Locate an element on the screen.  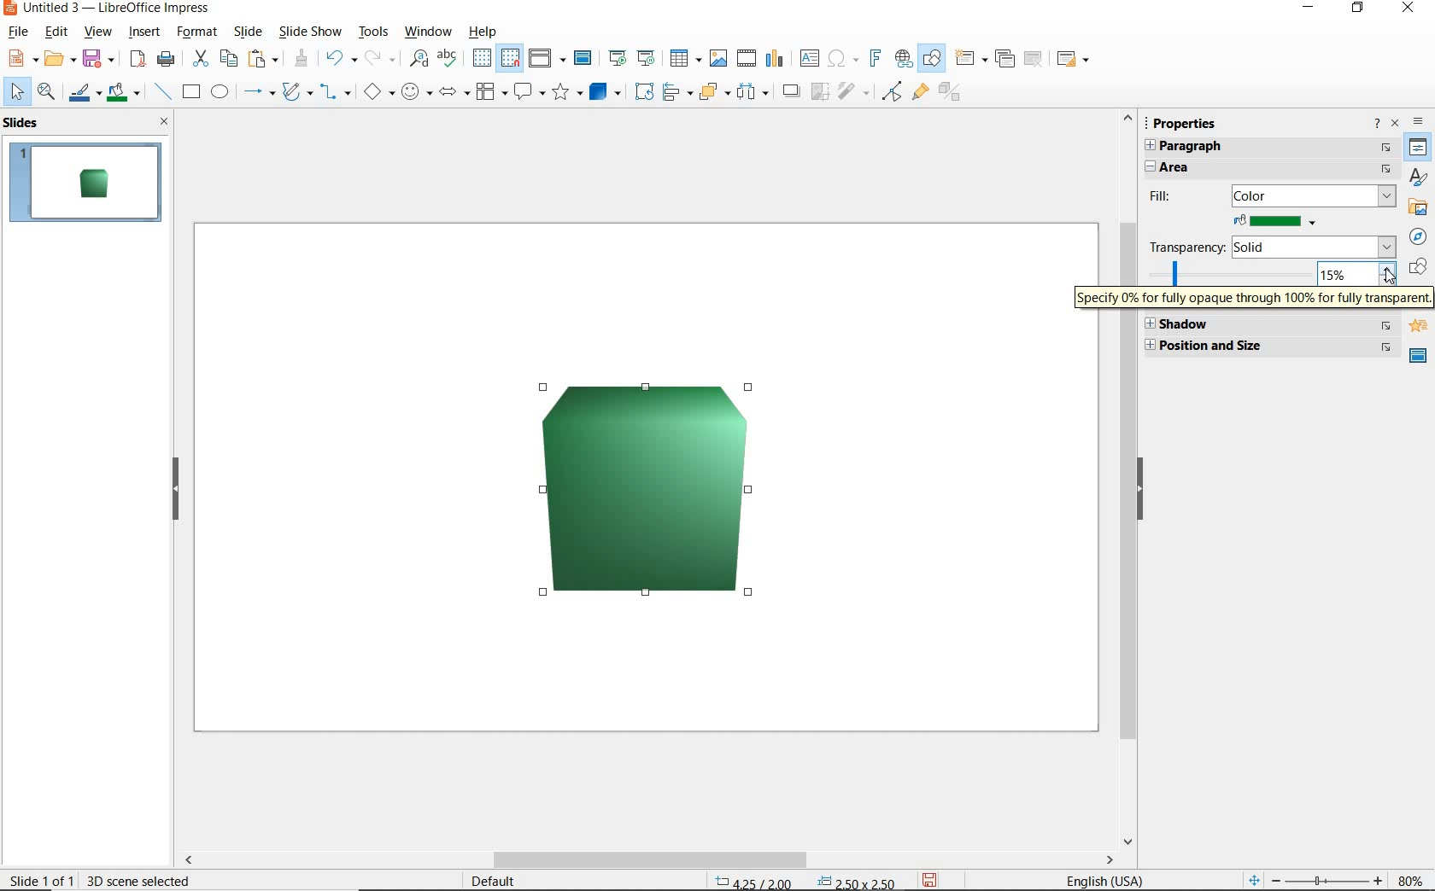
MASTER SLIDE is located at coordinates (1415, 357).